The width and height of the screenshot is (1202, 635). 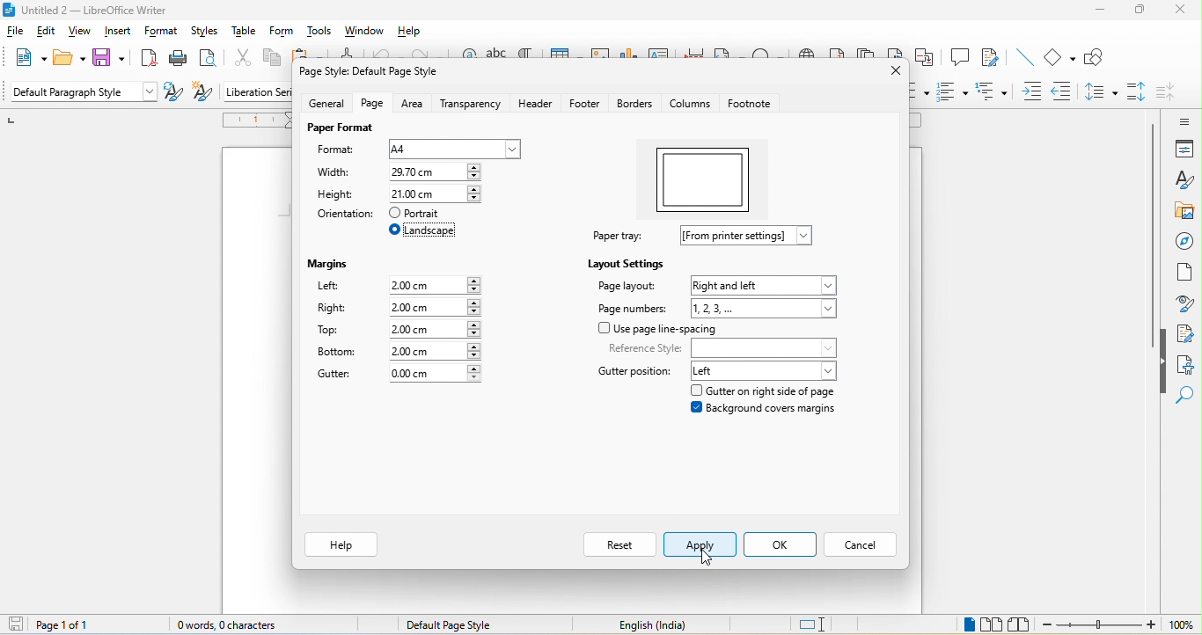 What do you see at coordinates (329, 286) in the screenshot?
I see `left` at bounding box center [329, 286].